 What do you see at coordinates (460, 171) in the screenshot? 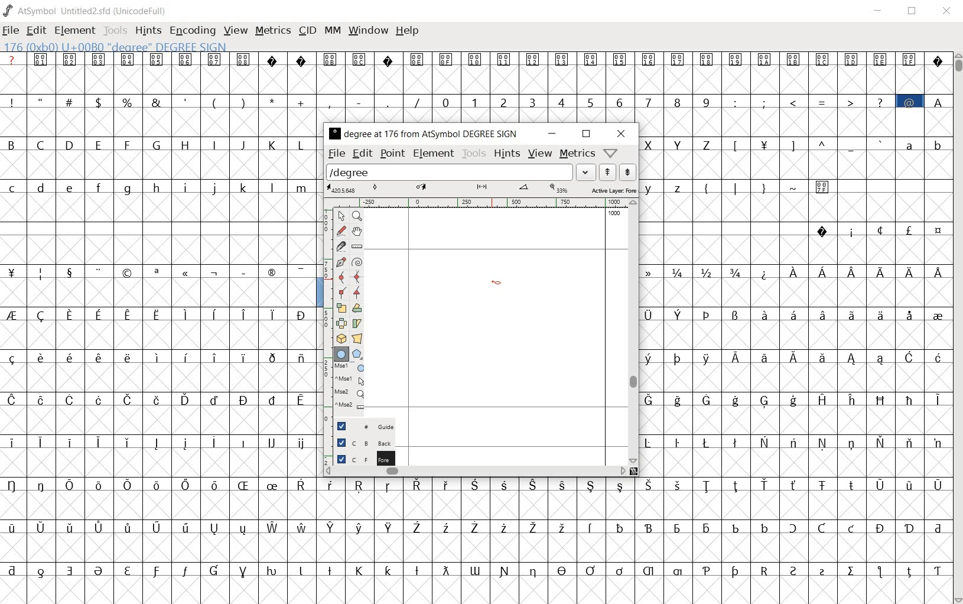
I see `load word list` at bounding box center [460, 171].